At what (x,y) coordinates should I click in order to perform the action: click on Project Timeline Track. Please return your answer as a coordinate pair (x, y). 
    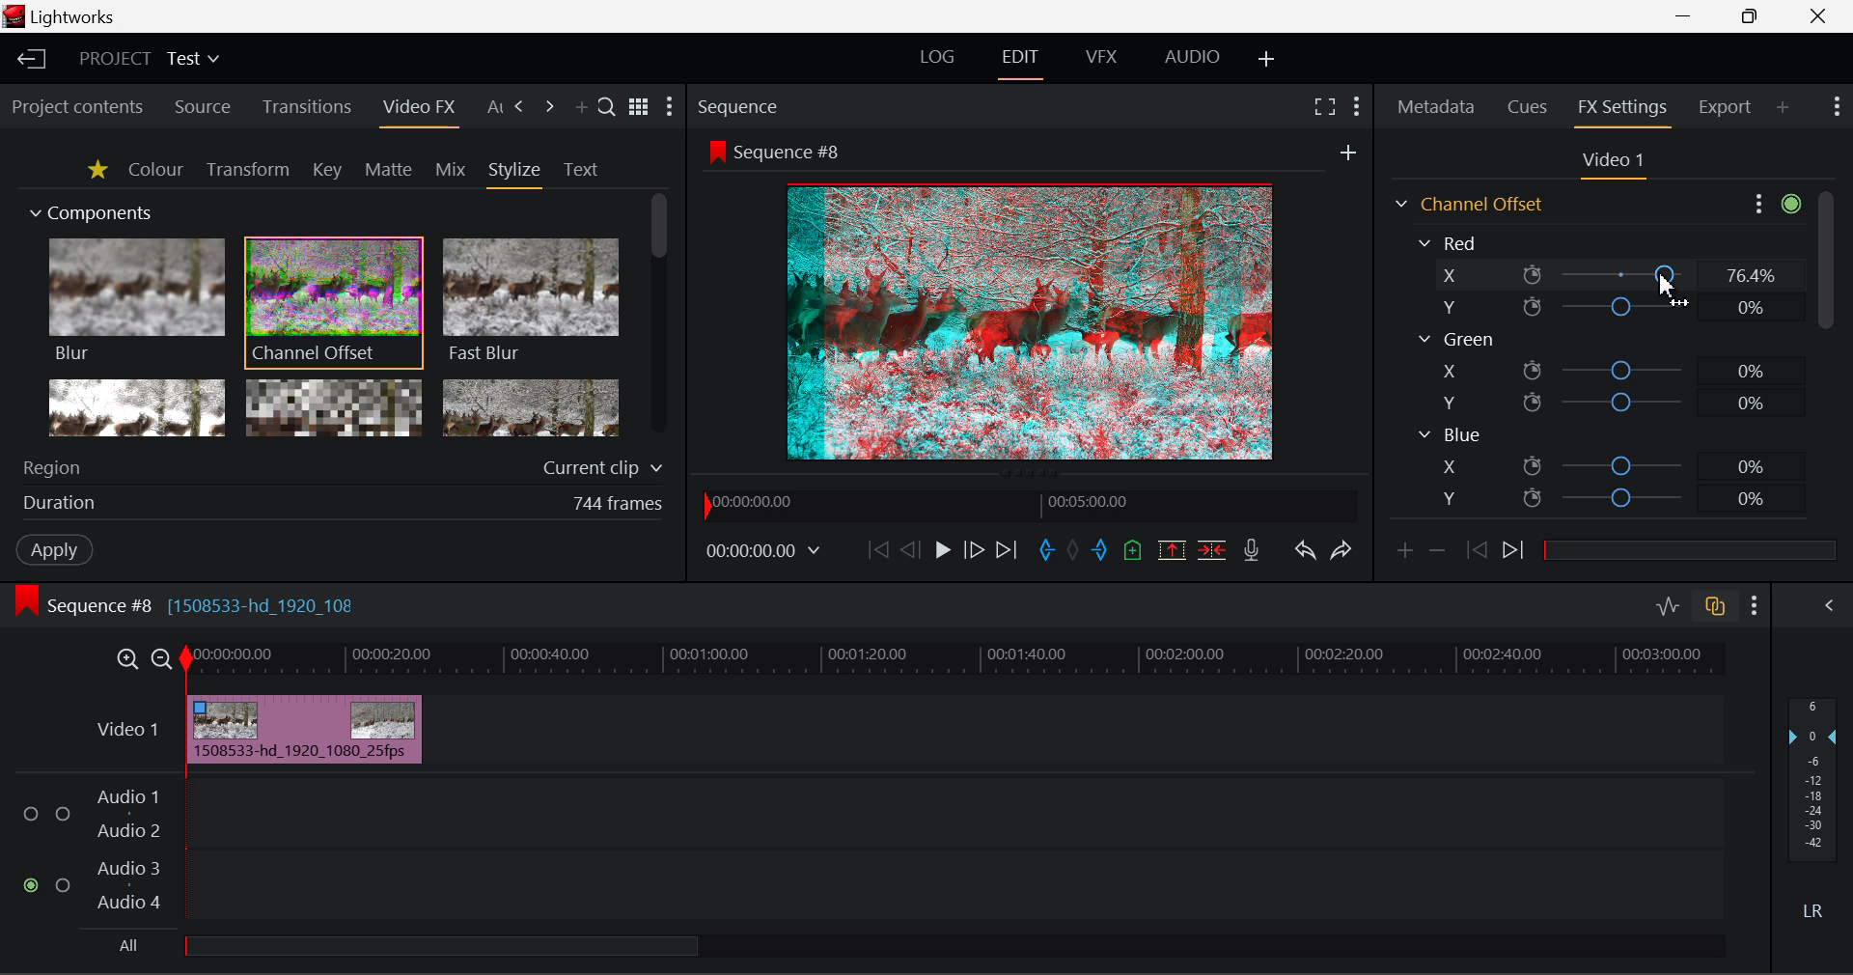
    Looking at the image, I should click on (956, 662).